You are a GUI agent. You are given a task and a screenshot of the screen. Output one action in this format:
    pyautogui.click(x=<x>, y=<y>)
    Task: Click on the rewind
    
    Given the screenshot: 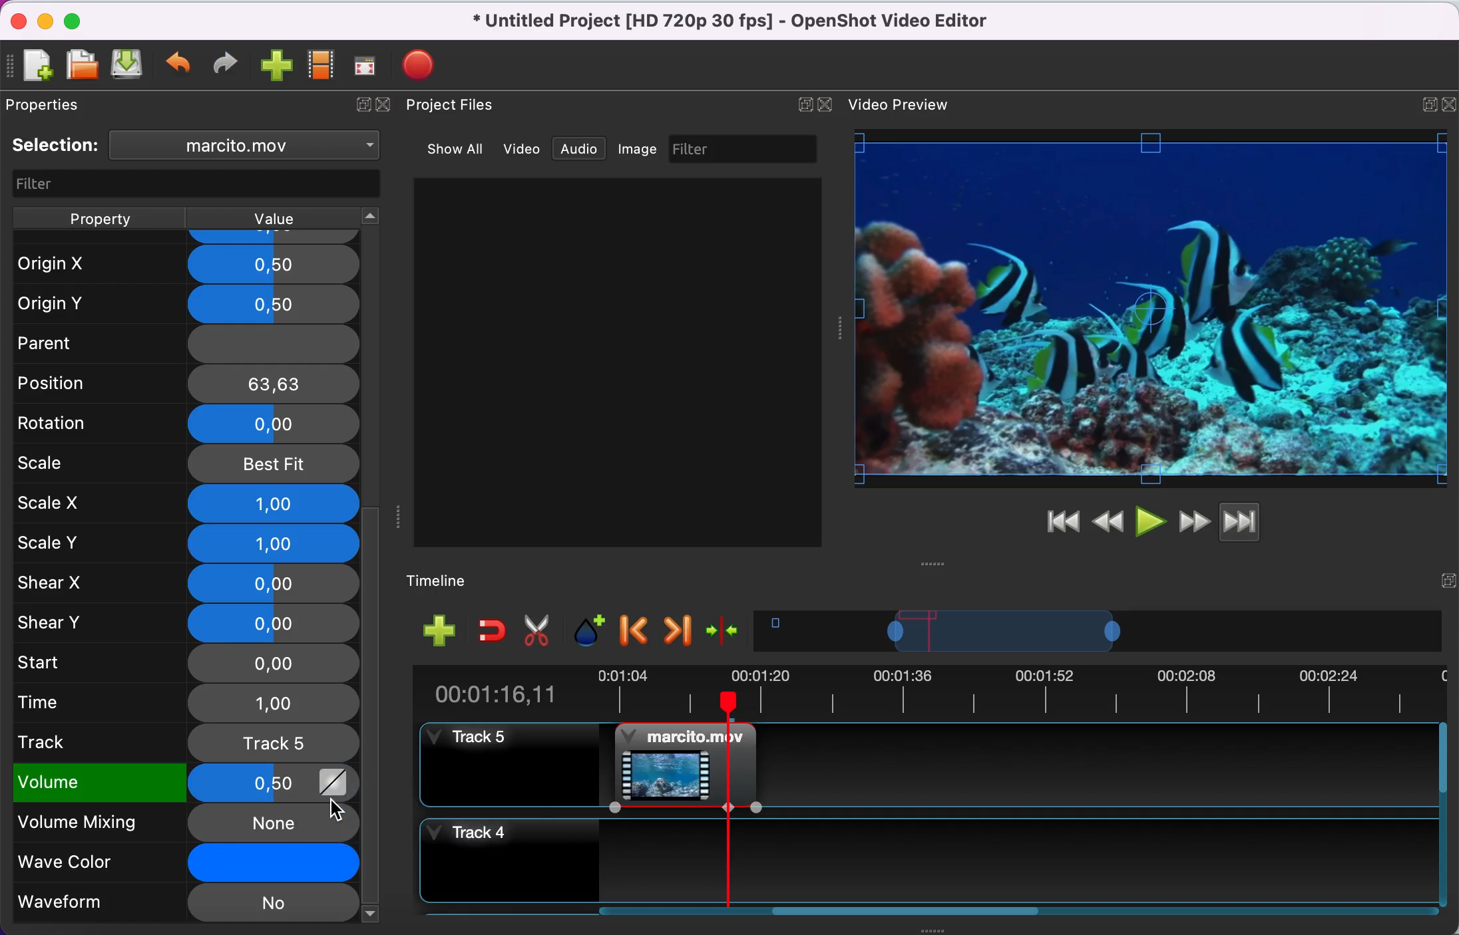 What is the action you would take?
    pyautogui.click(x=1110, y=520)
    